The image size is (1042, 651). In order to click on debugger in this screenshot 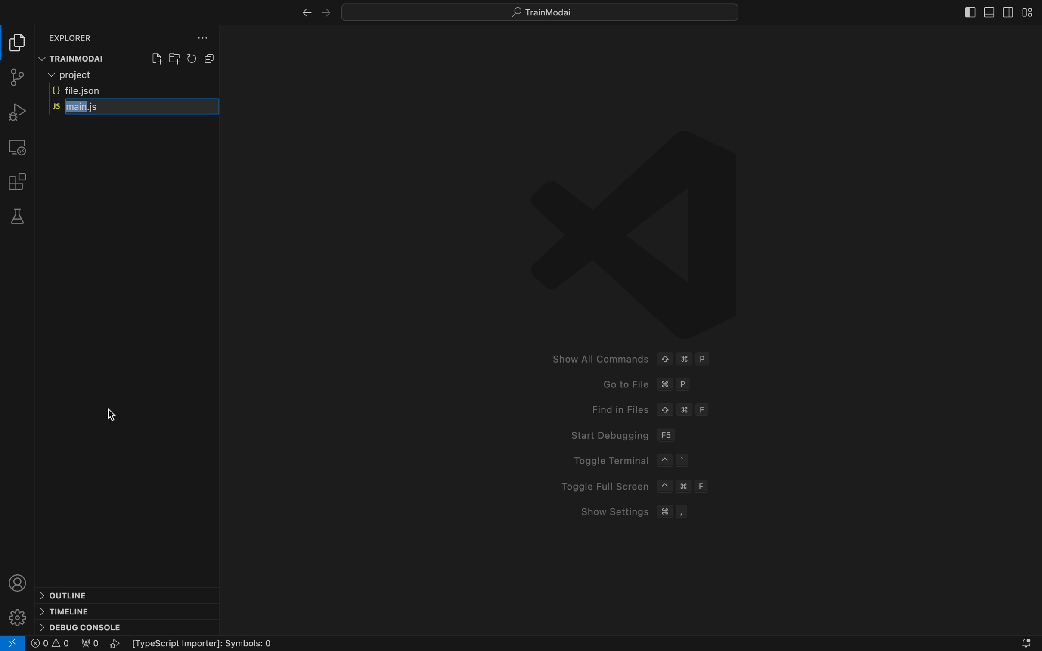, I will do `click(16, 111)`.